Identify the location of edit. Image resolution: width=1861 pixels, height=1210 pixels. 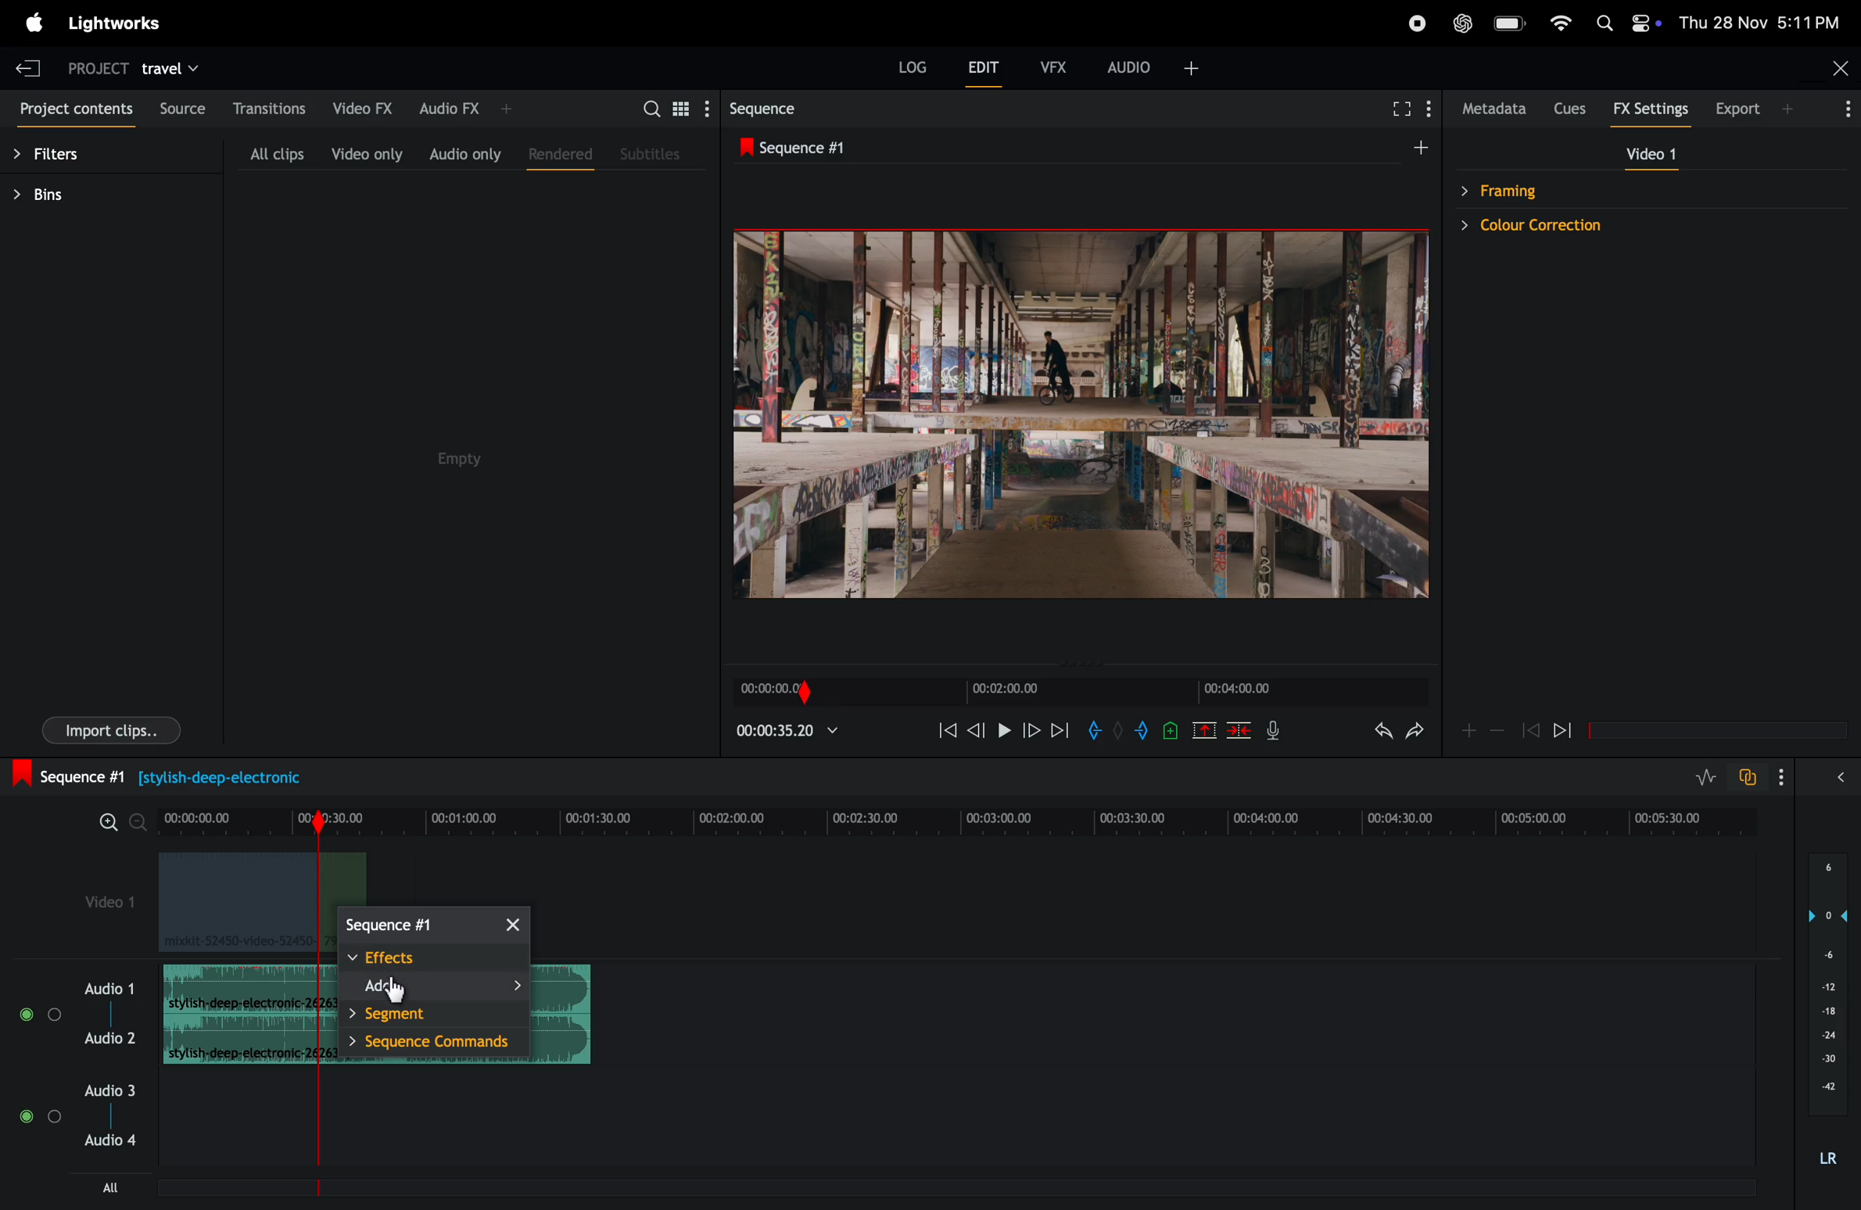
(987, 71).